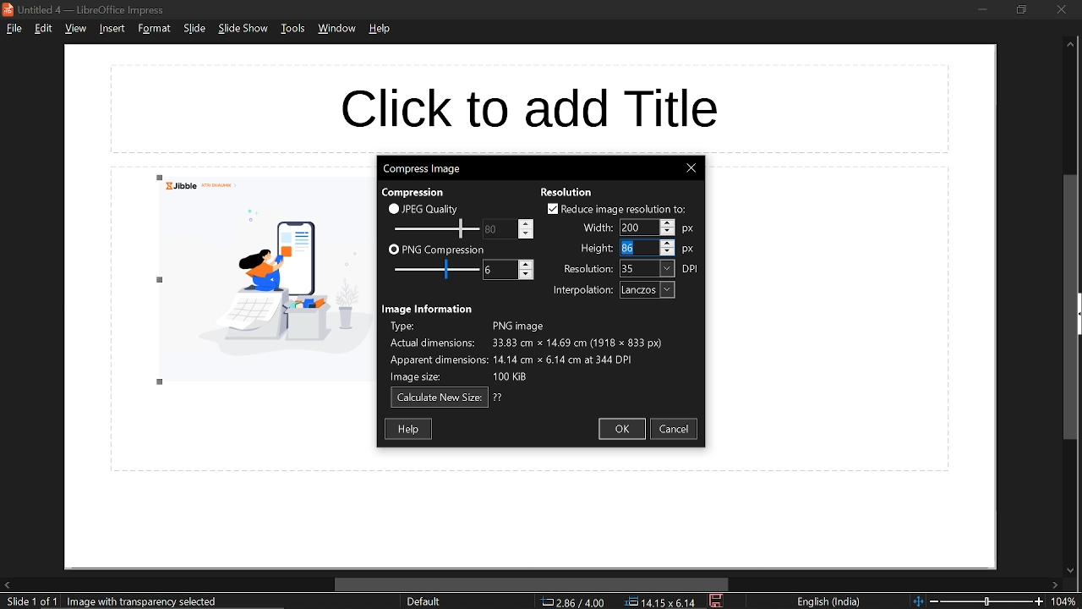 The height and width of the screenshot is (609, 1082). Describe the element at coordinates (440, 398) in the screenshot. I see `calculate new size` at that location.